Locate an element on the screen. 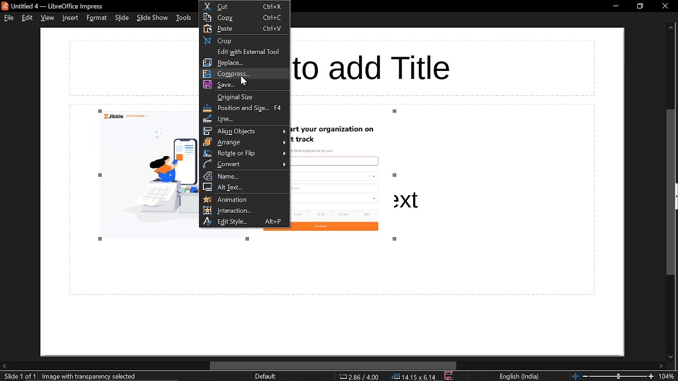 The height and width of the screenshot is (381, 678). slide show is located at coordinates (153, 18).